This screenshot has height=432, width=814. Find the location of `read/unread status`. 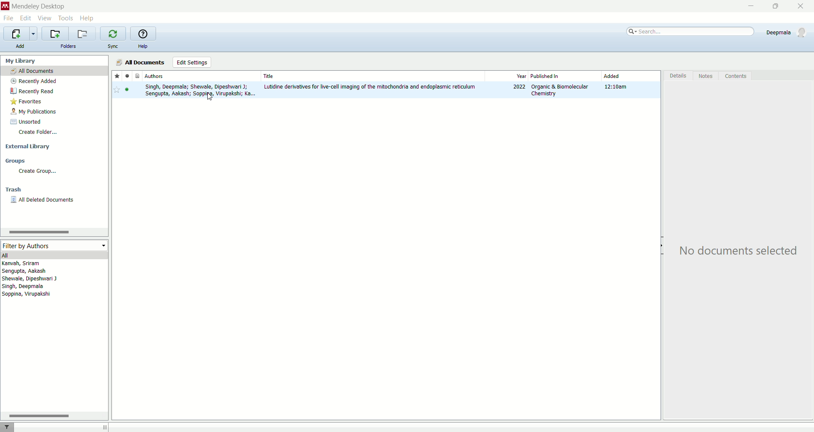

read/unread status is located at coordinates (127, 77).